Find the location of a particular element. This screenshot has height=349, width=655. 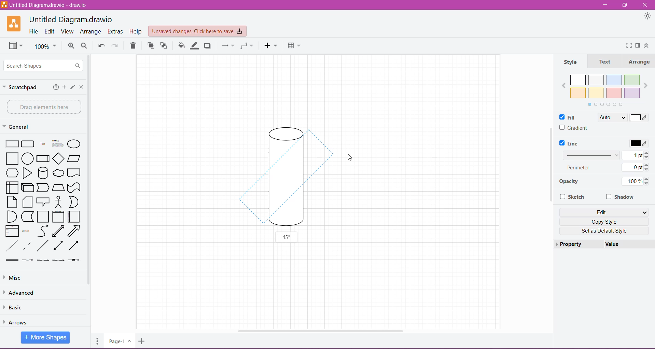

Help is located at coordinates (136, 32).